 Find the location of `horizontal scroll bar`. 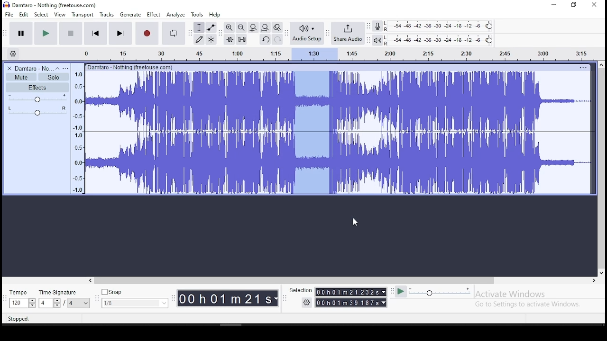

horizontal scroll bar is located at coordinates (341, 280).